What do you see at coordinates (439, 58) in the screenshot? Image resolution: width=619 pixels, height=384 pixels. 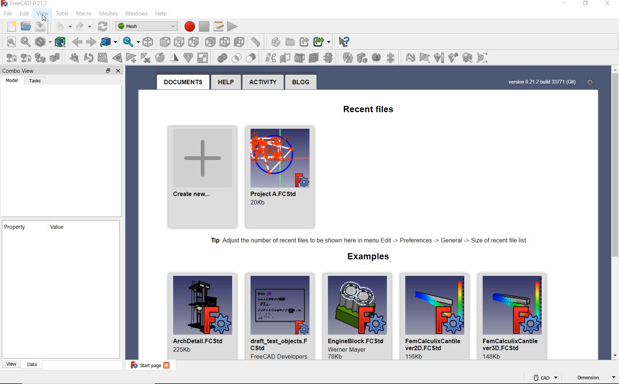 I see `curvature plat ` at bounding box center [439, 58].